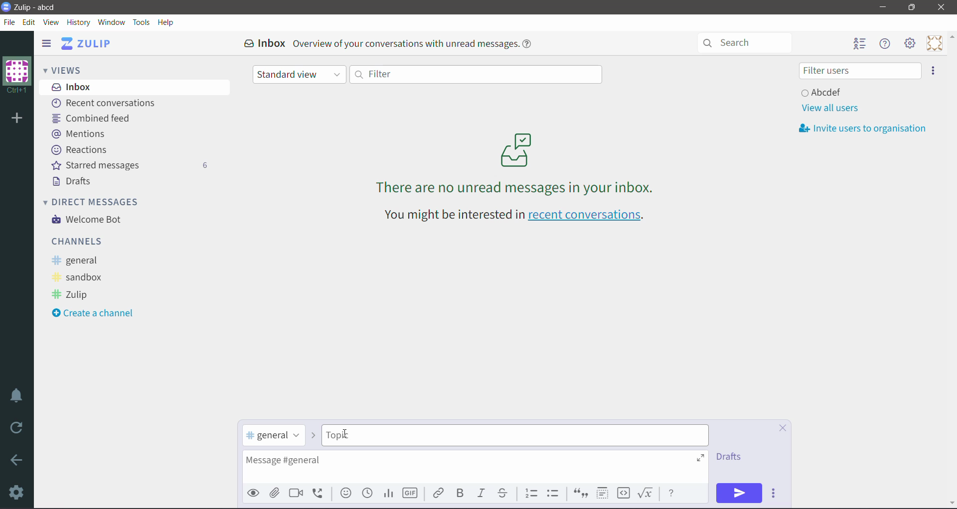  I want to click on Upload File, so click(275, 493).